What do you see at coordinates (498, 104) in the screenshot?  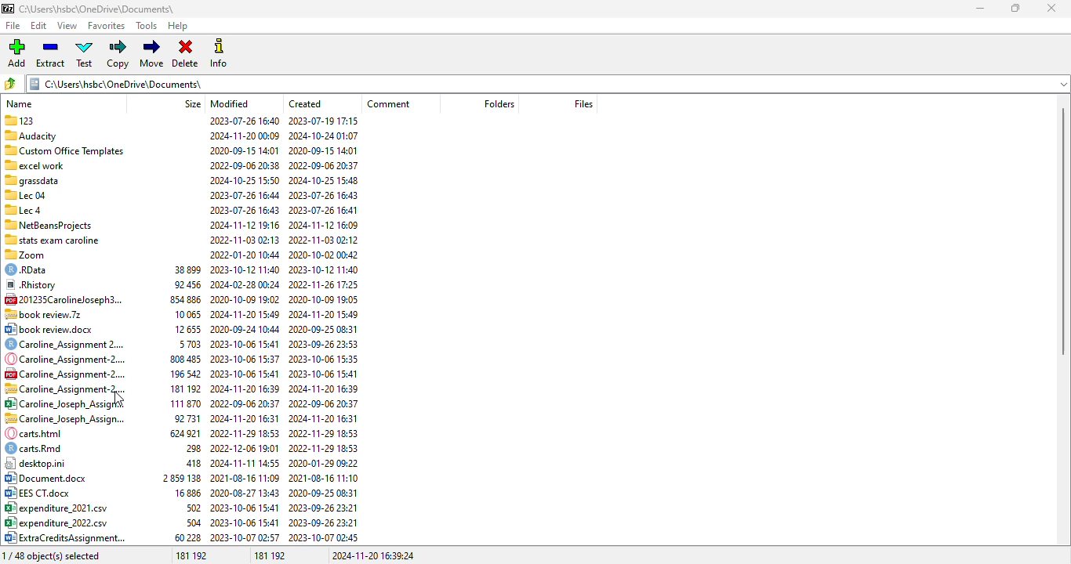 I see `folders` at bounding box center [498, 104].